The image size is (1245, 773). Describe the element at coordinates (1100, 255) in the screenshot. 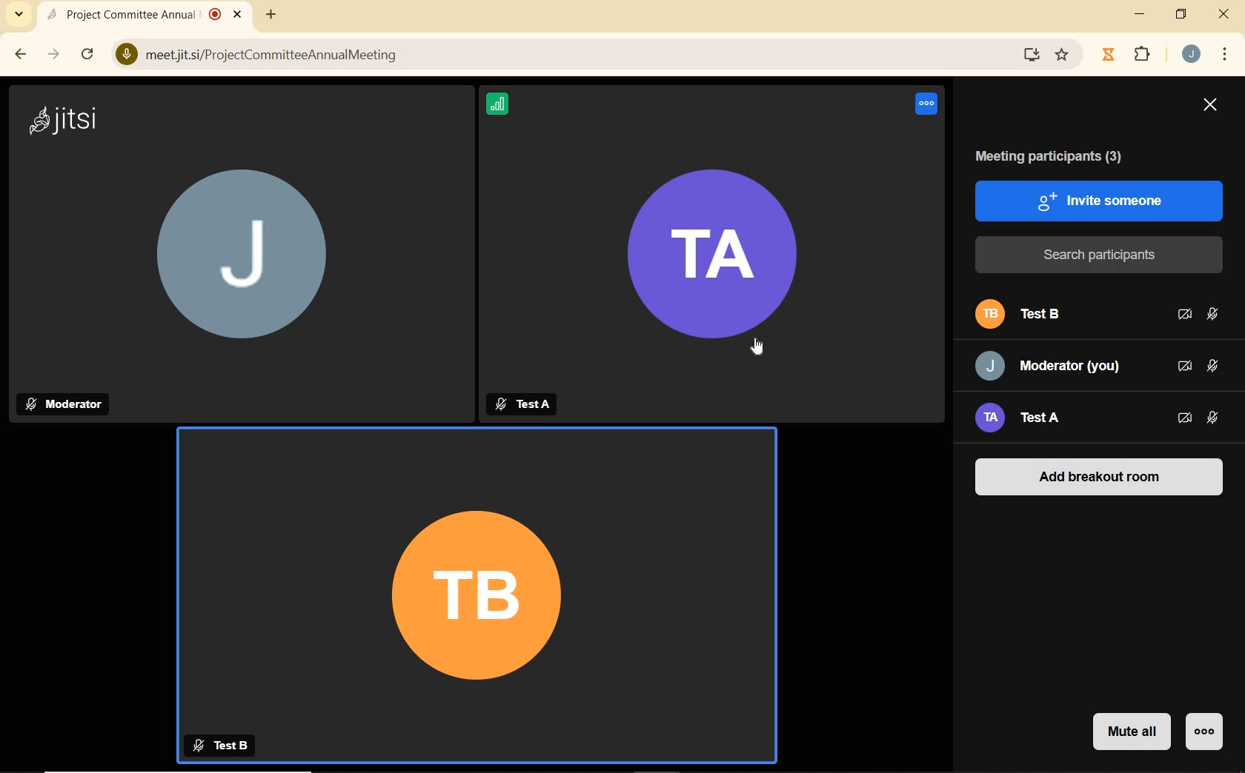

I see `SEARCH PARTICIPANTS` at that location.